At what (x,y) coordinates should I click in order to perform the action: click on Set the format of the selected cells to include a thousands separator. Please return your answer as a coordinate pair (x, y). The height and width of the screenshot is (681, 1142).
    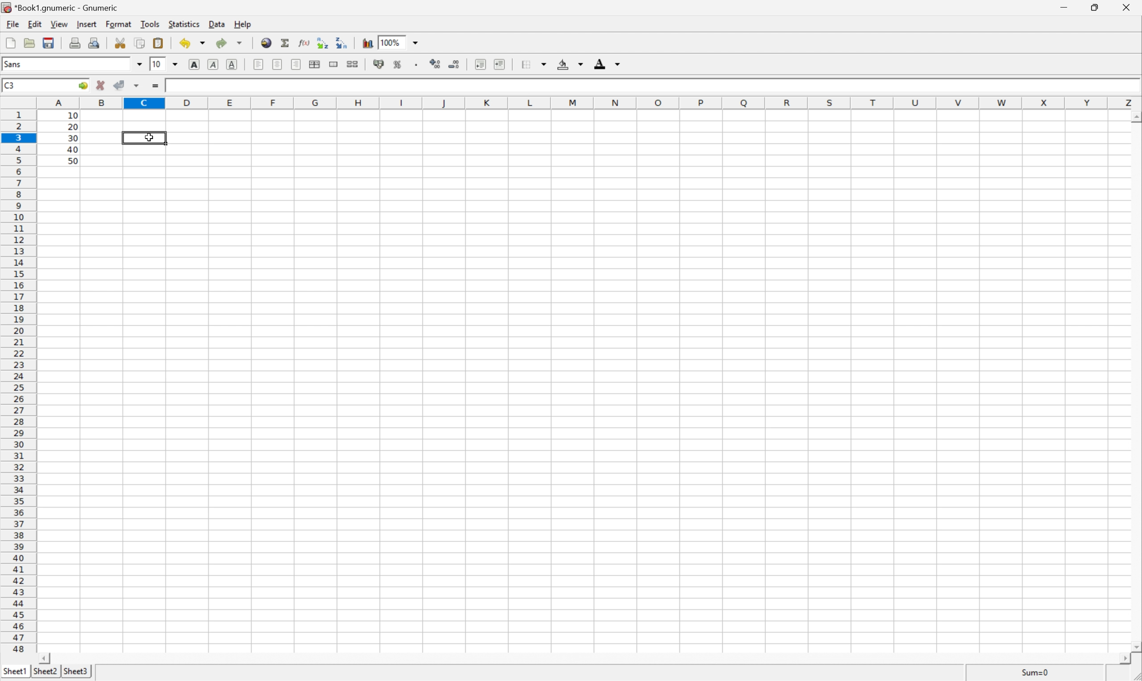
    Looking at the image, I should click on (416, 63).